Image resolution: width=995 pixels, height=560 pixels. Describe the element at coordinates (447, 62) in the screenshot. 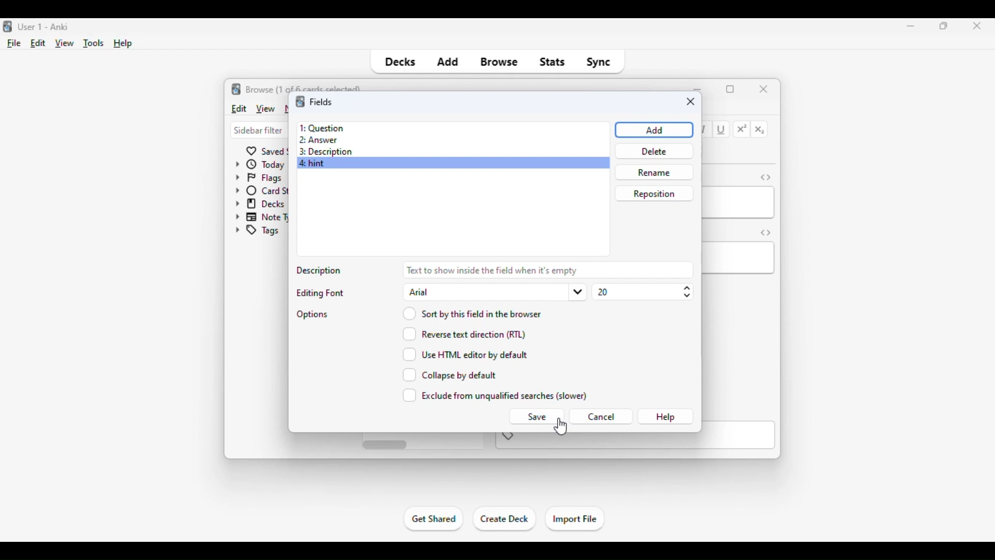

I see `add` at that location.